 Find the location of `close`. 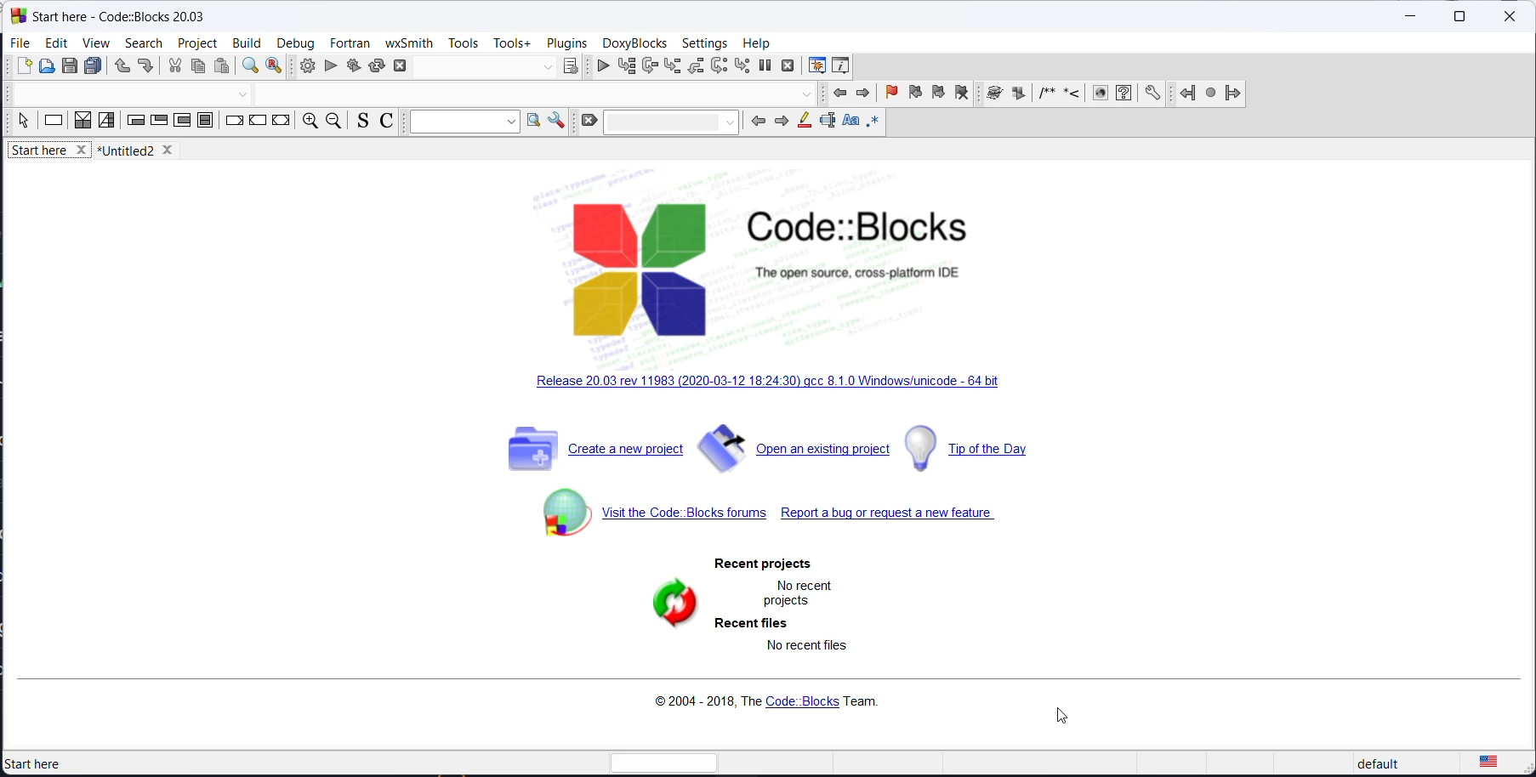

close is located at coordinates (1510, 18).